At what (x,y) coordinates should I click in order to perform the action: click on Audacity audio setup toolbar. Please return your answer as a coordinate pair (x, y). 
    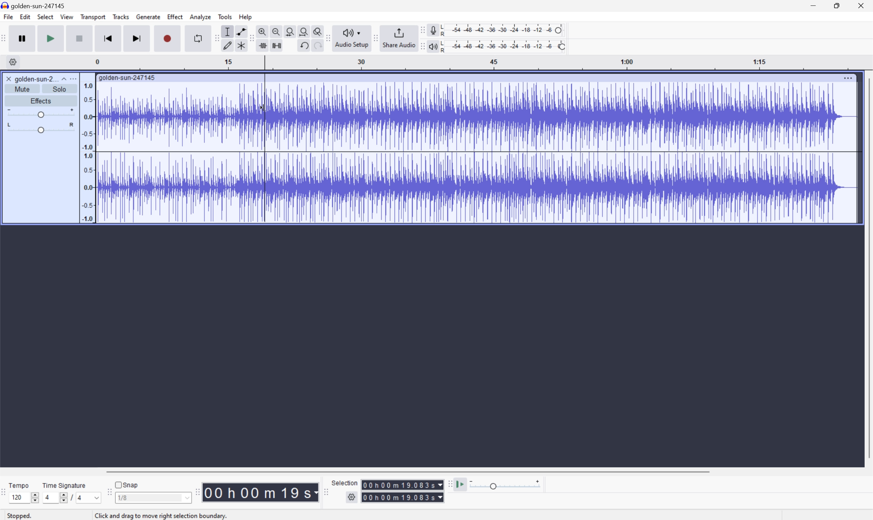
    Looking at the image, I should click on (327, 38).